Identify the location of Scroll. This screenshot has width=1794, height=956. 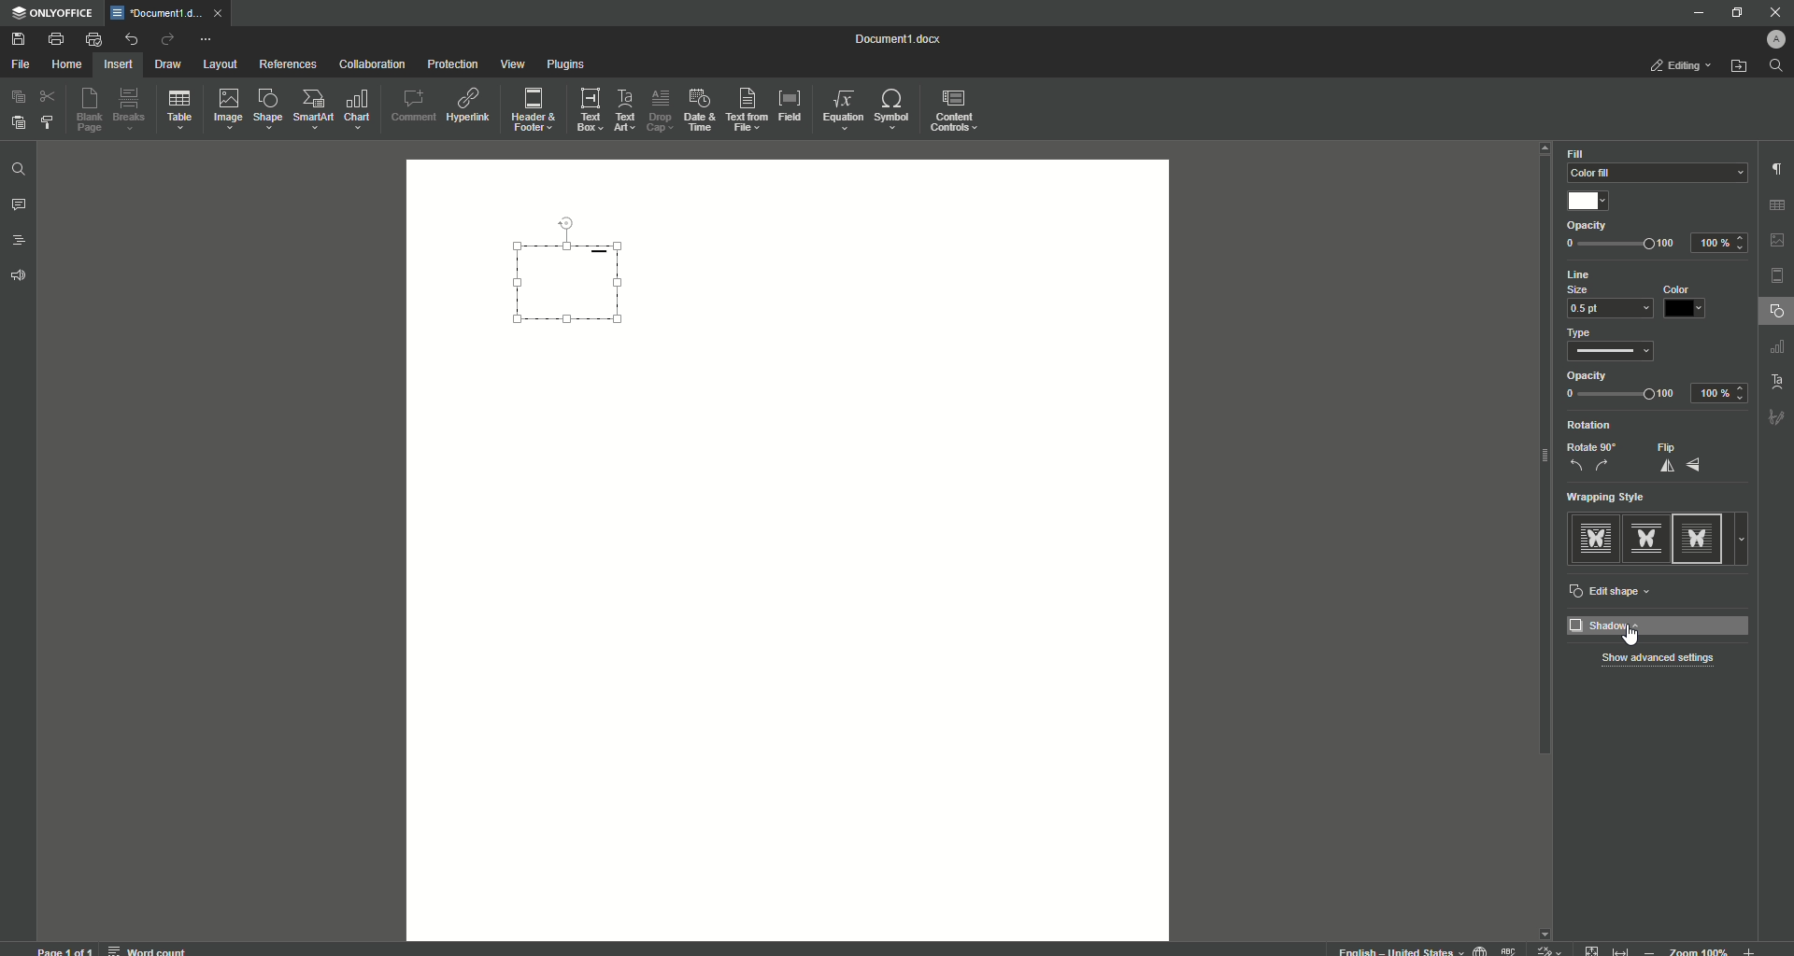
(1541, 468).